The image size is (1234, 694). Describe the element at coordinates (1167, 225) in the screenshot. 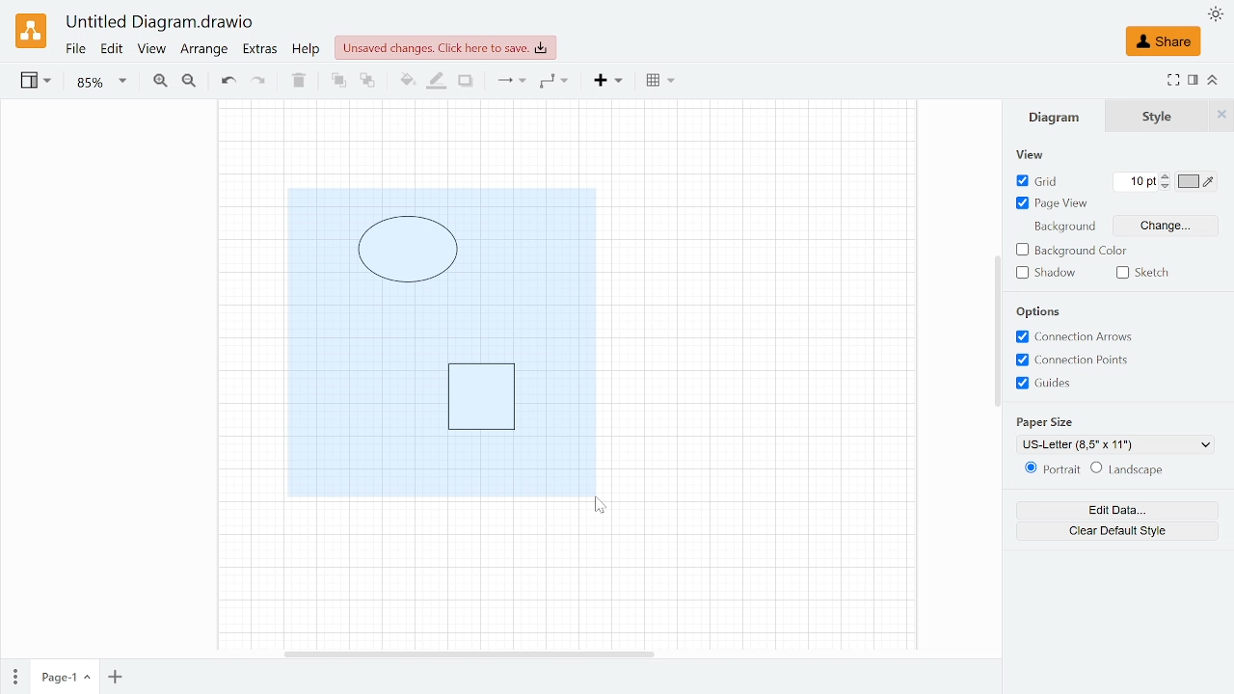

I see `Change` at that location.